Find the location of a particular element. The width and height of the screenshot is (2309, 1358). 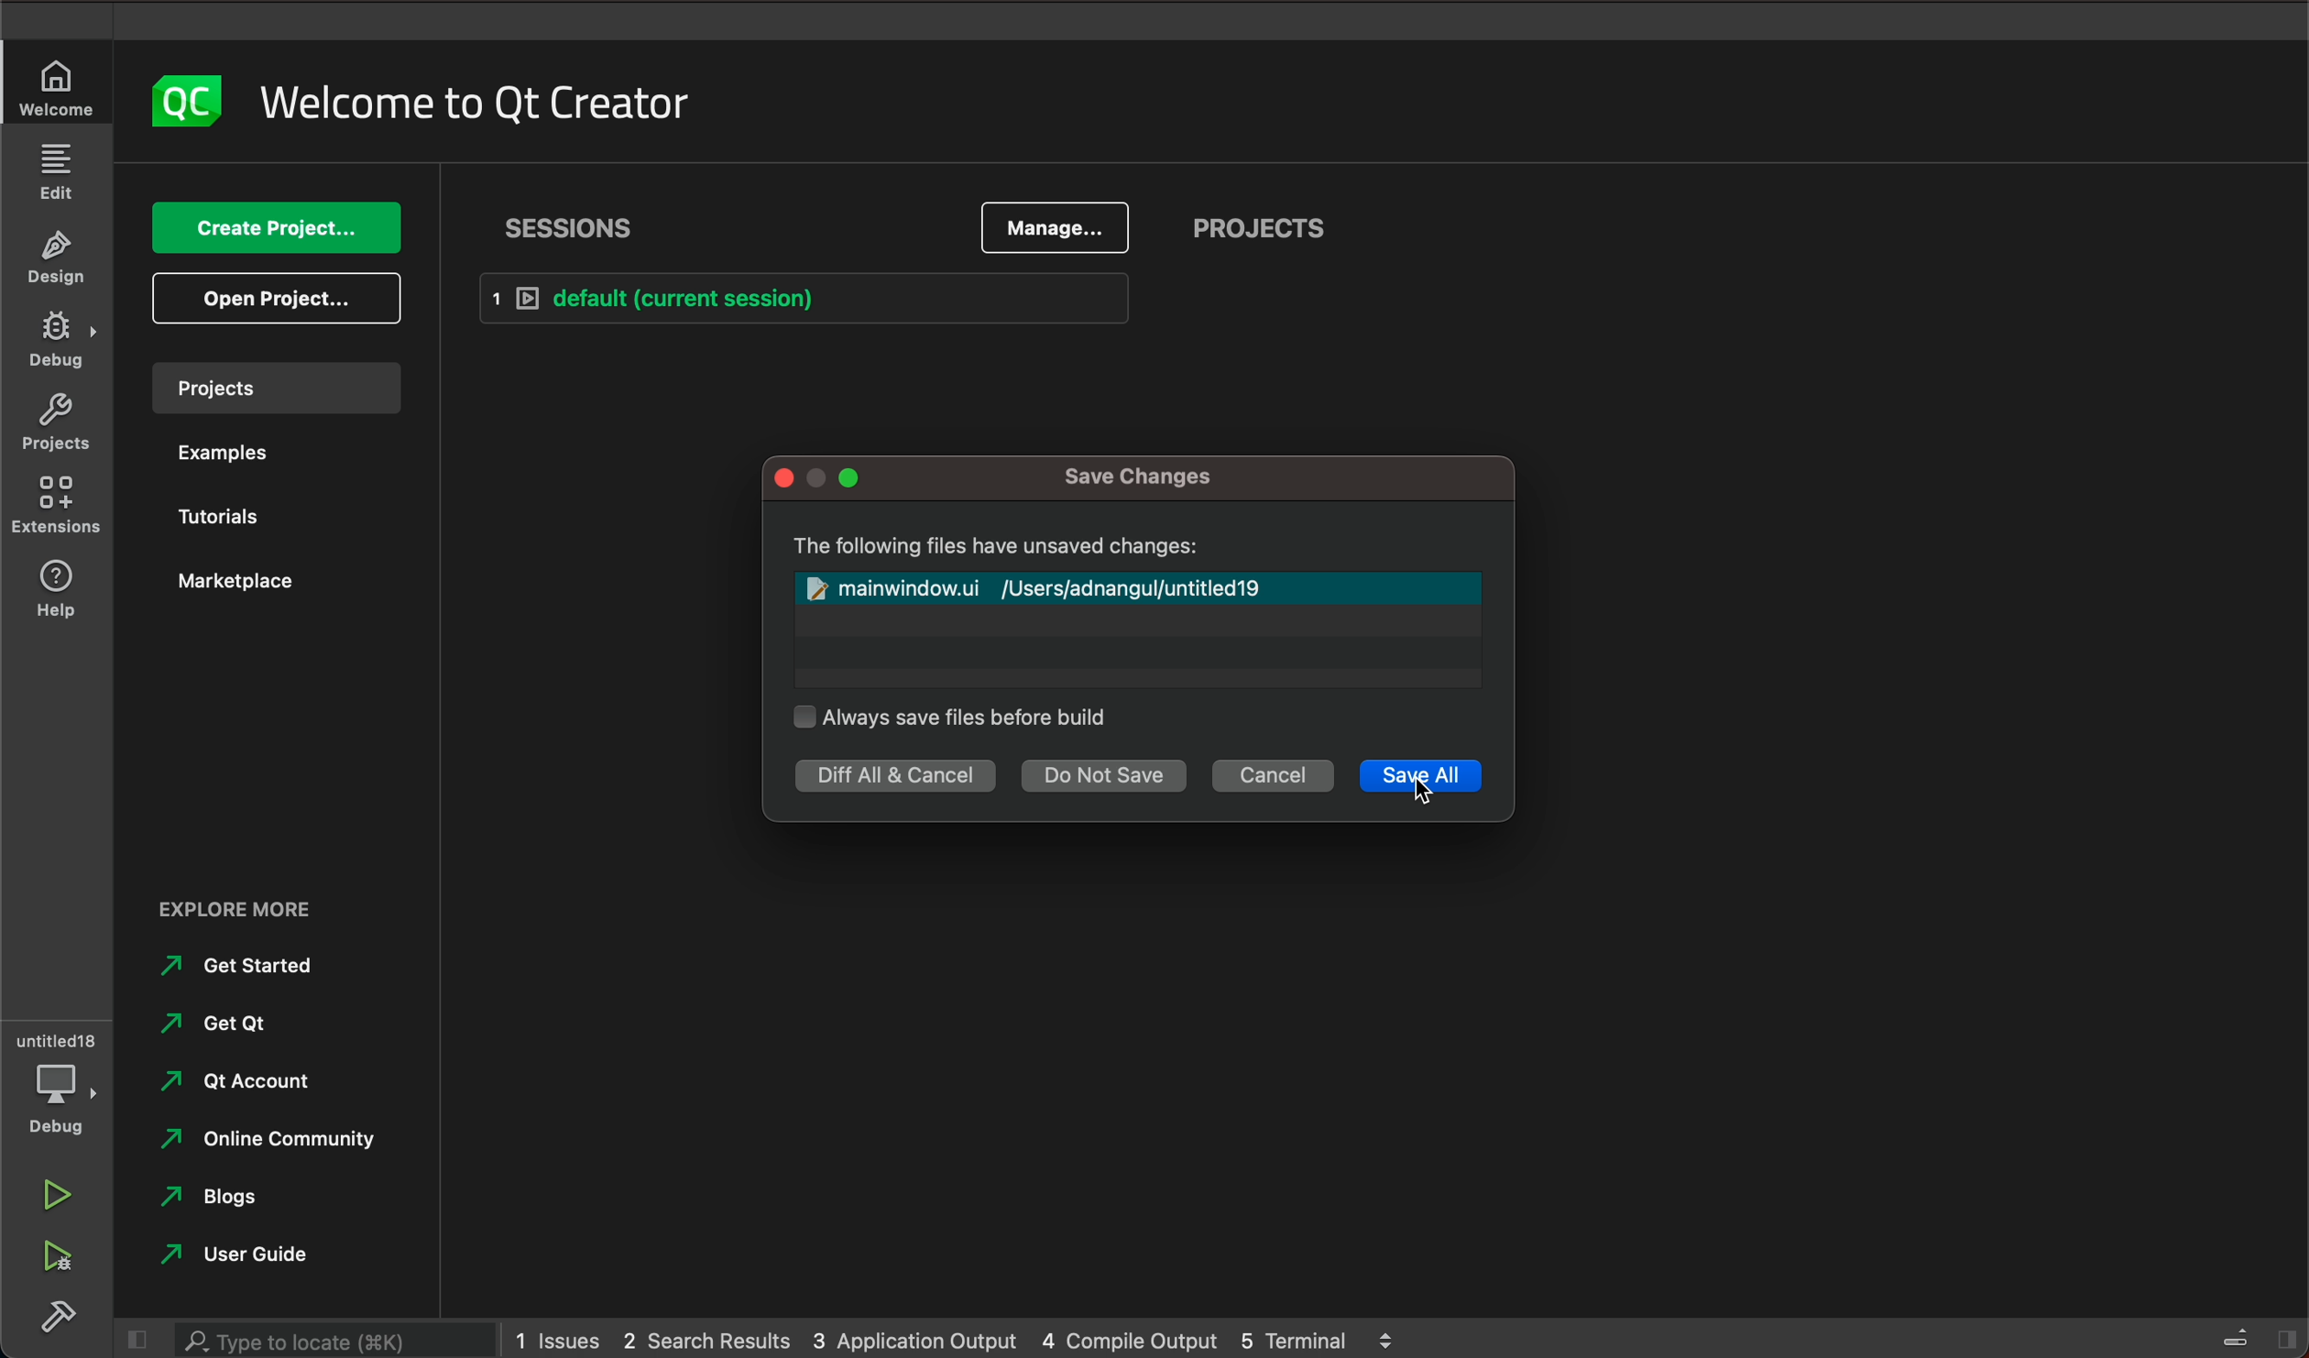

hide sidebar is located at coordinates (135, 1338).